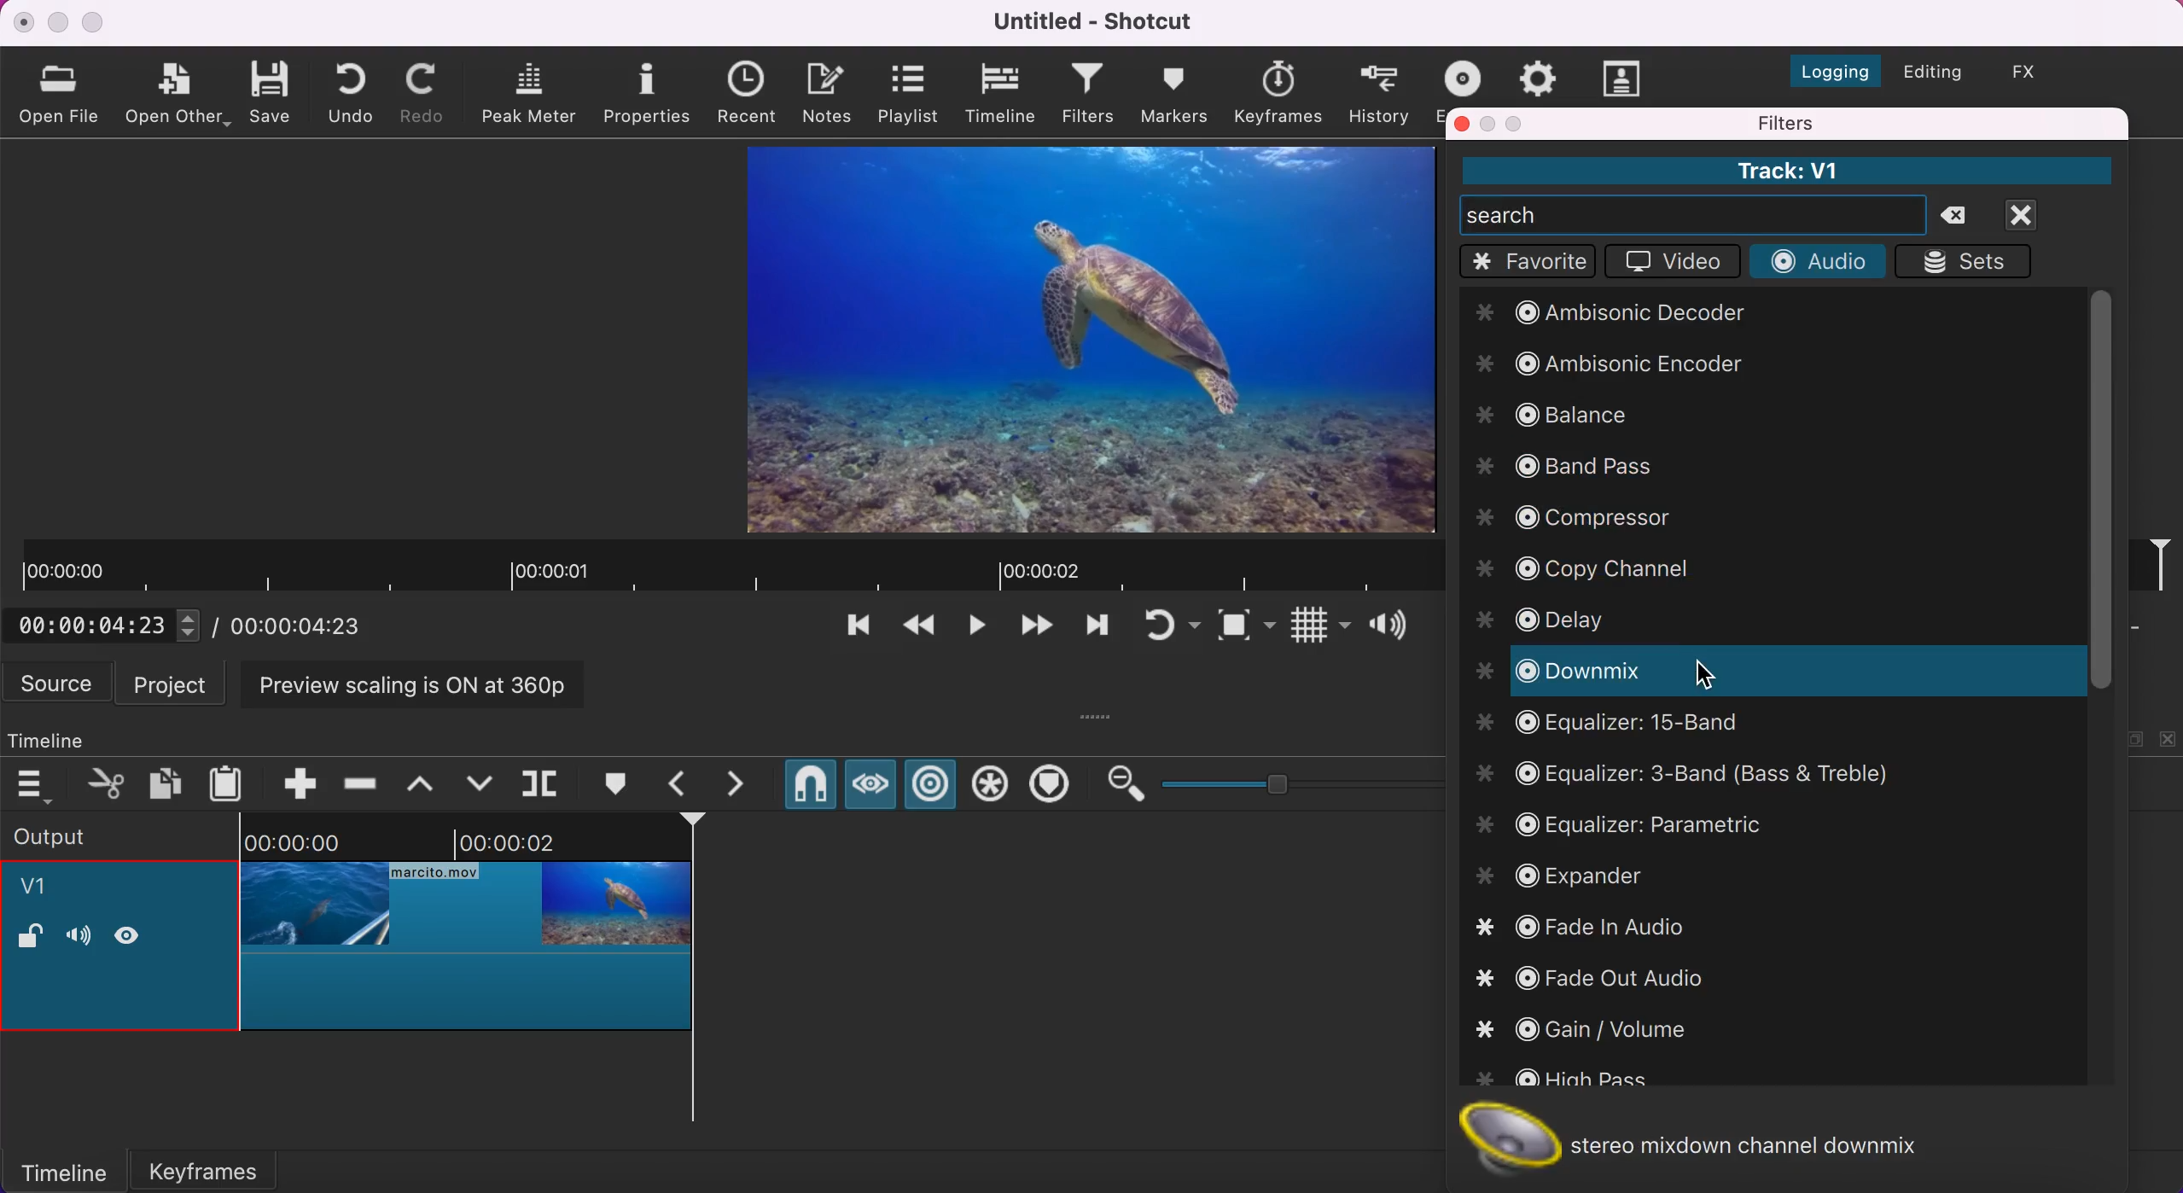 The image size is (2183, 1193). I want to click on current position, so click(110, 625).